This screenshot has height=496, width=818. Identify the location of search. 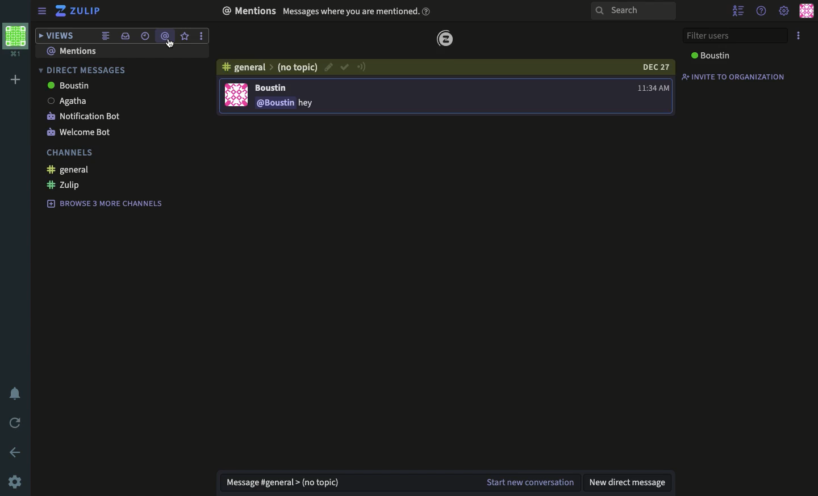
(636, 12).